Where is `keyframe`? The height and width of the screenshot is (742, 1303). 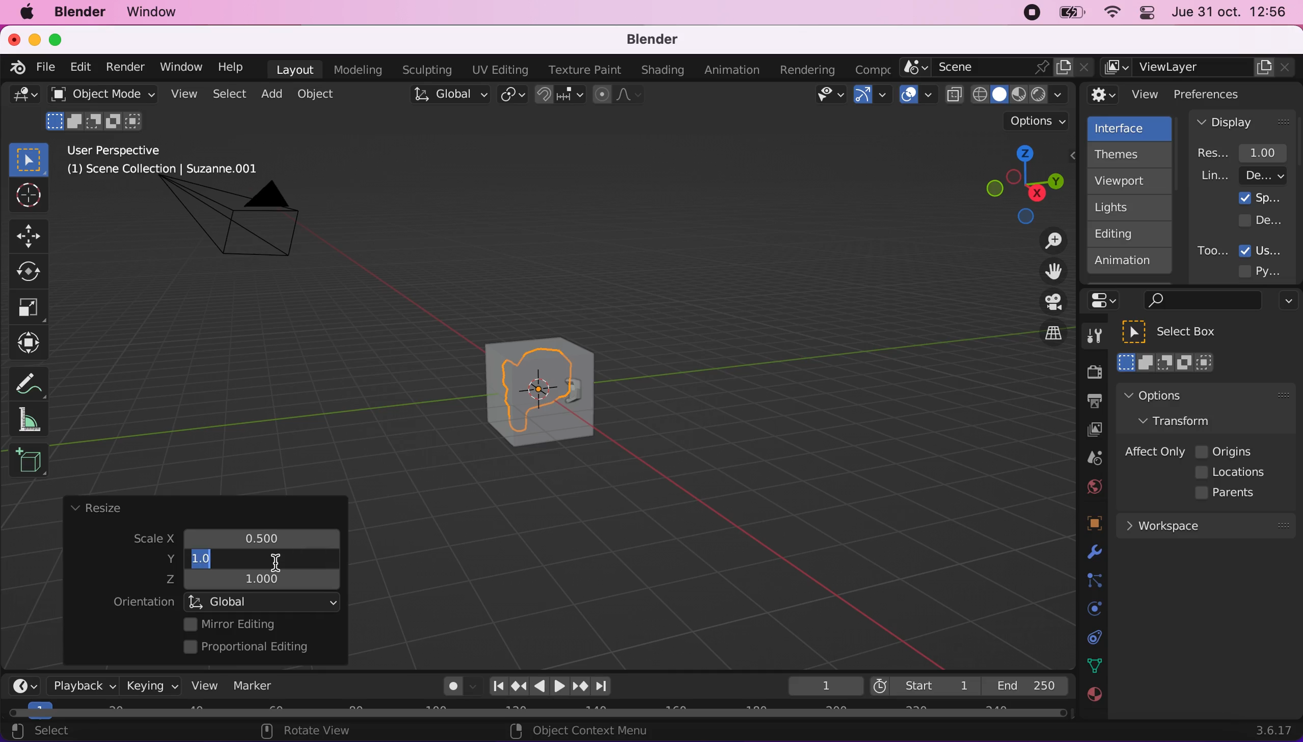 keyframe is located at coordinates (824, 686).